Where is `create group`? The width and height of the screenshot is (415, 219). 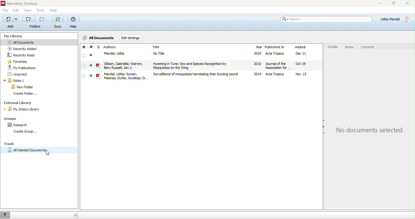
create group is located at coordinates (23, 132).